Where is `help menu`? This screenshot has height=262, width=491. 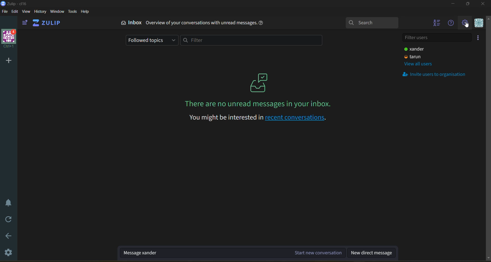 help menu is located at coordinates (451, 23).